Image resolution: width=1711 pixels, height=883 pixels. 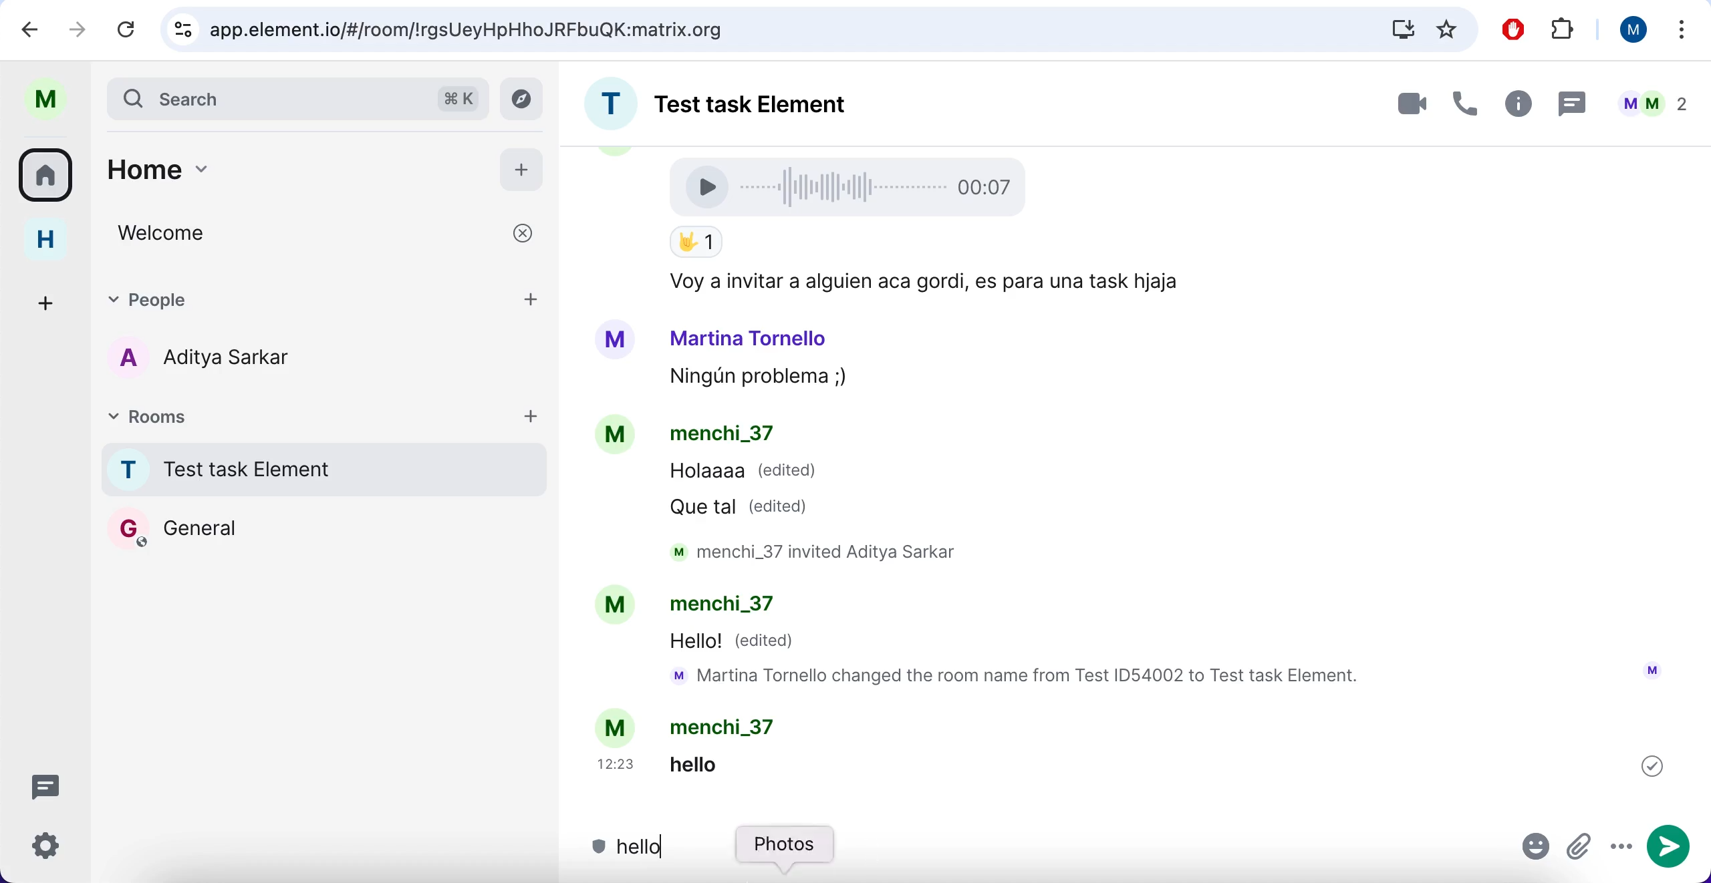 What do you see at coordinates (751, 379) in the screenshot?
I see `Ningun problema ;,` at bounding box center [751, 379].